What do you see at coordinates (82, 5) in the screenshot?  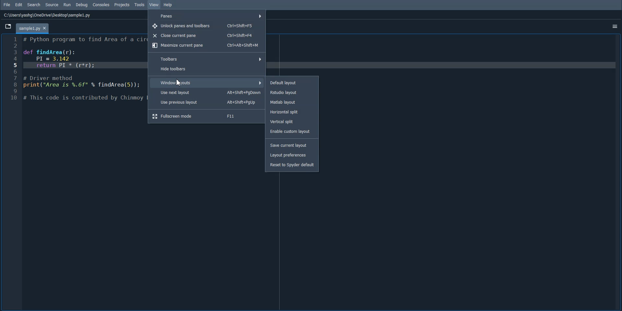 I see `Debug` at bounding box center [82, 5].